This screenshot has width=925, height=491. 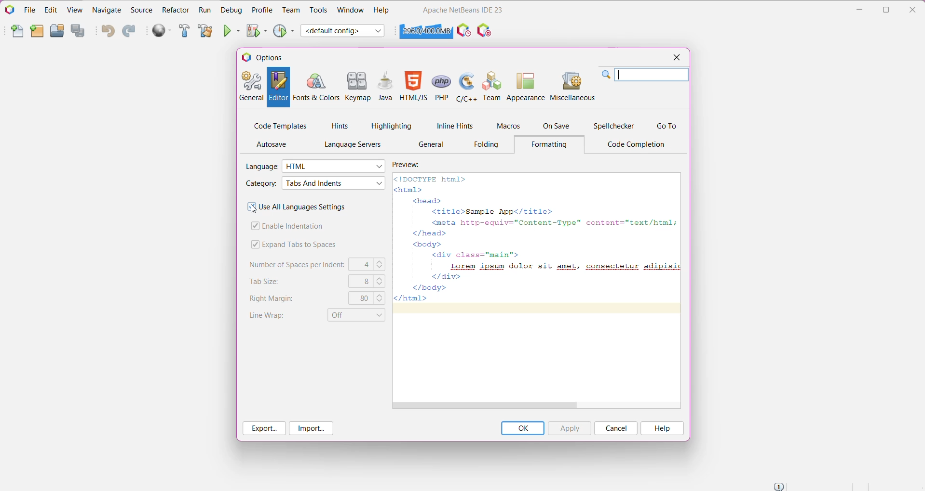 I want to click on Spellchecker, so click(x=615, y=126).